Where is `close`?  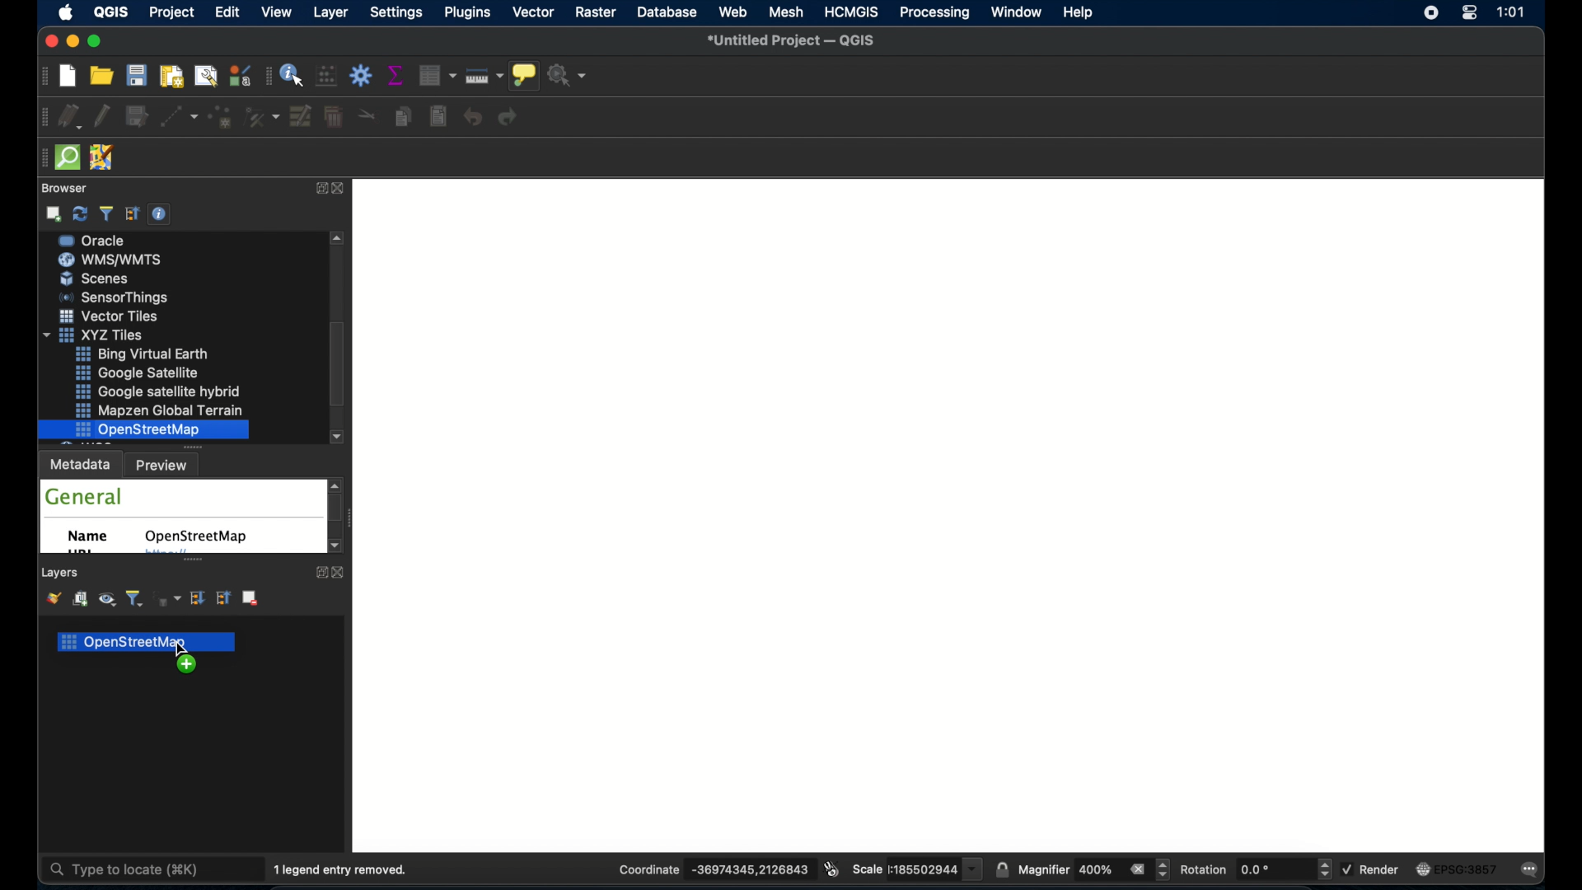
close is located at coordinates (49, 41).